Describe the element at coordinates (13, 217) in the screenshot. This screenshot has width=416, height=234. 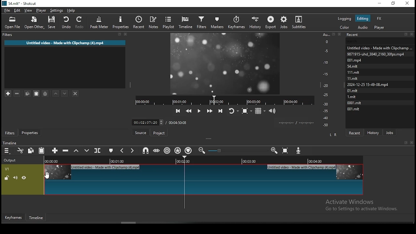
I see `keyframe` at that location.